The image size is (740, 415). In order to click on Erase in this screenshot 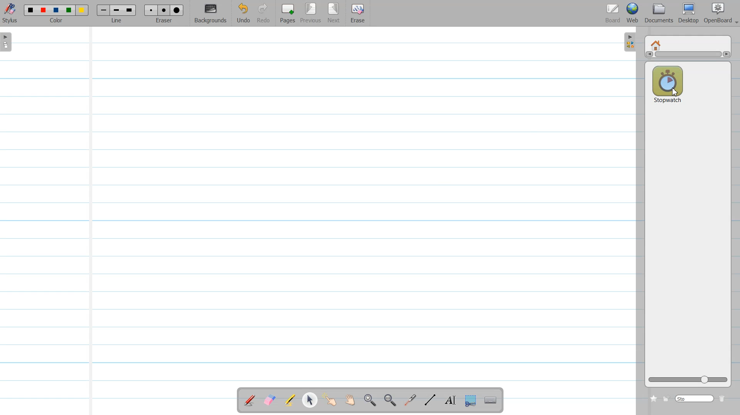, I will do `click(358, 13)`.